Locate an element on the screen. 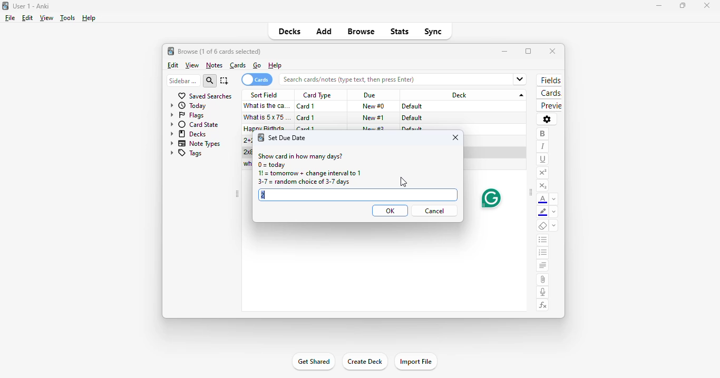  card type is located at coordinates (317, 95).